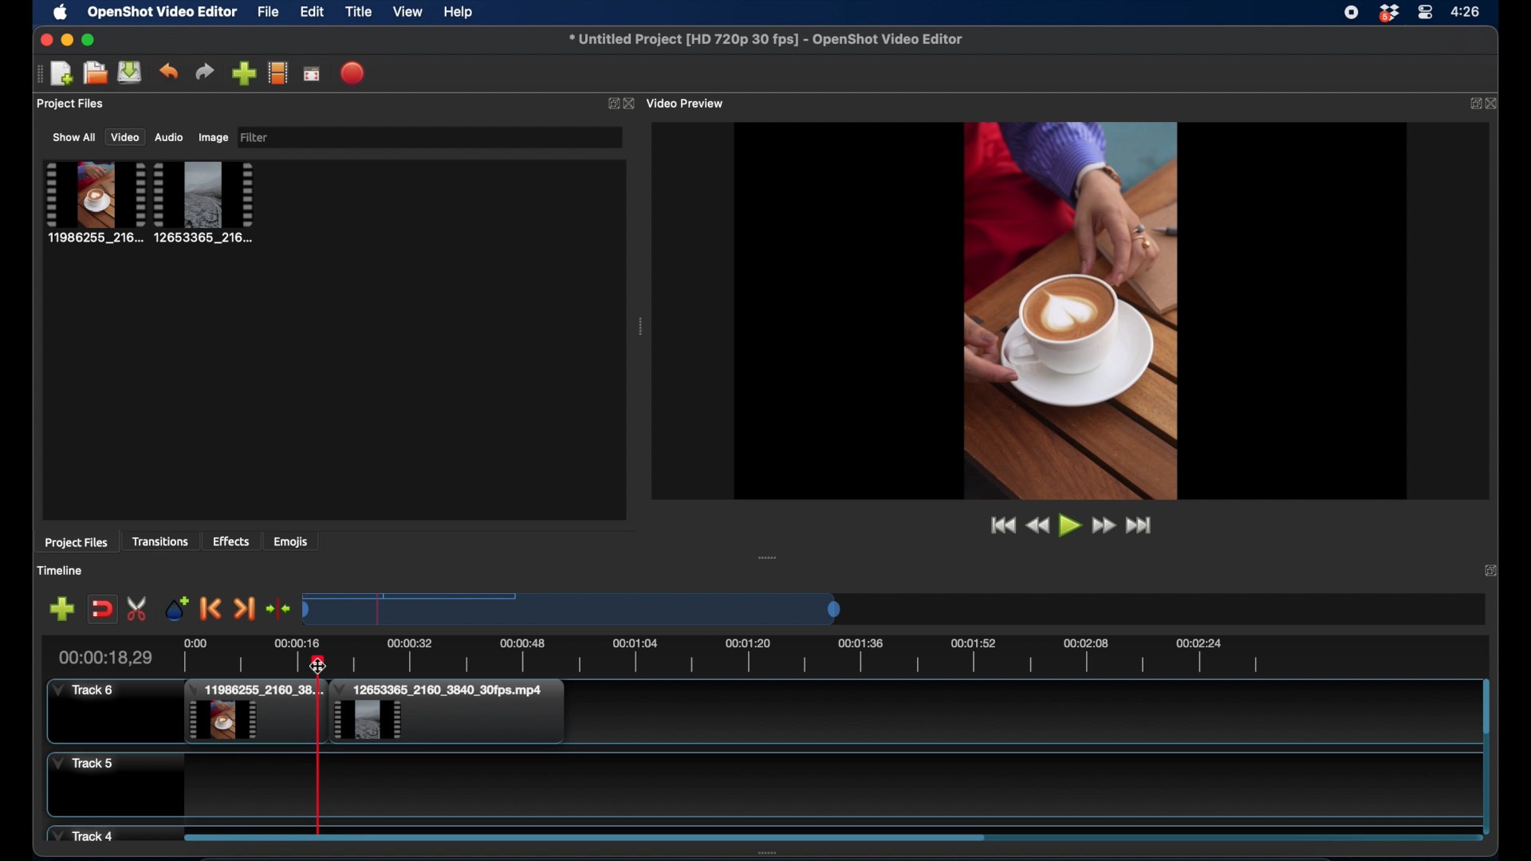  Describe the element at coordinates (318, 749) in the screenshot. I see `playhead` at that location.